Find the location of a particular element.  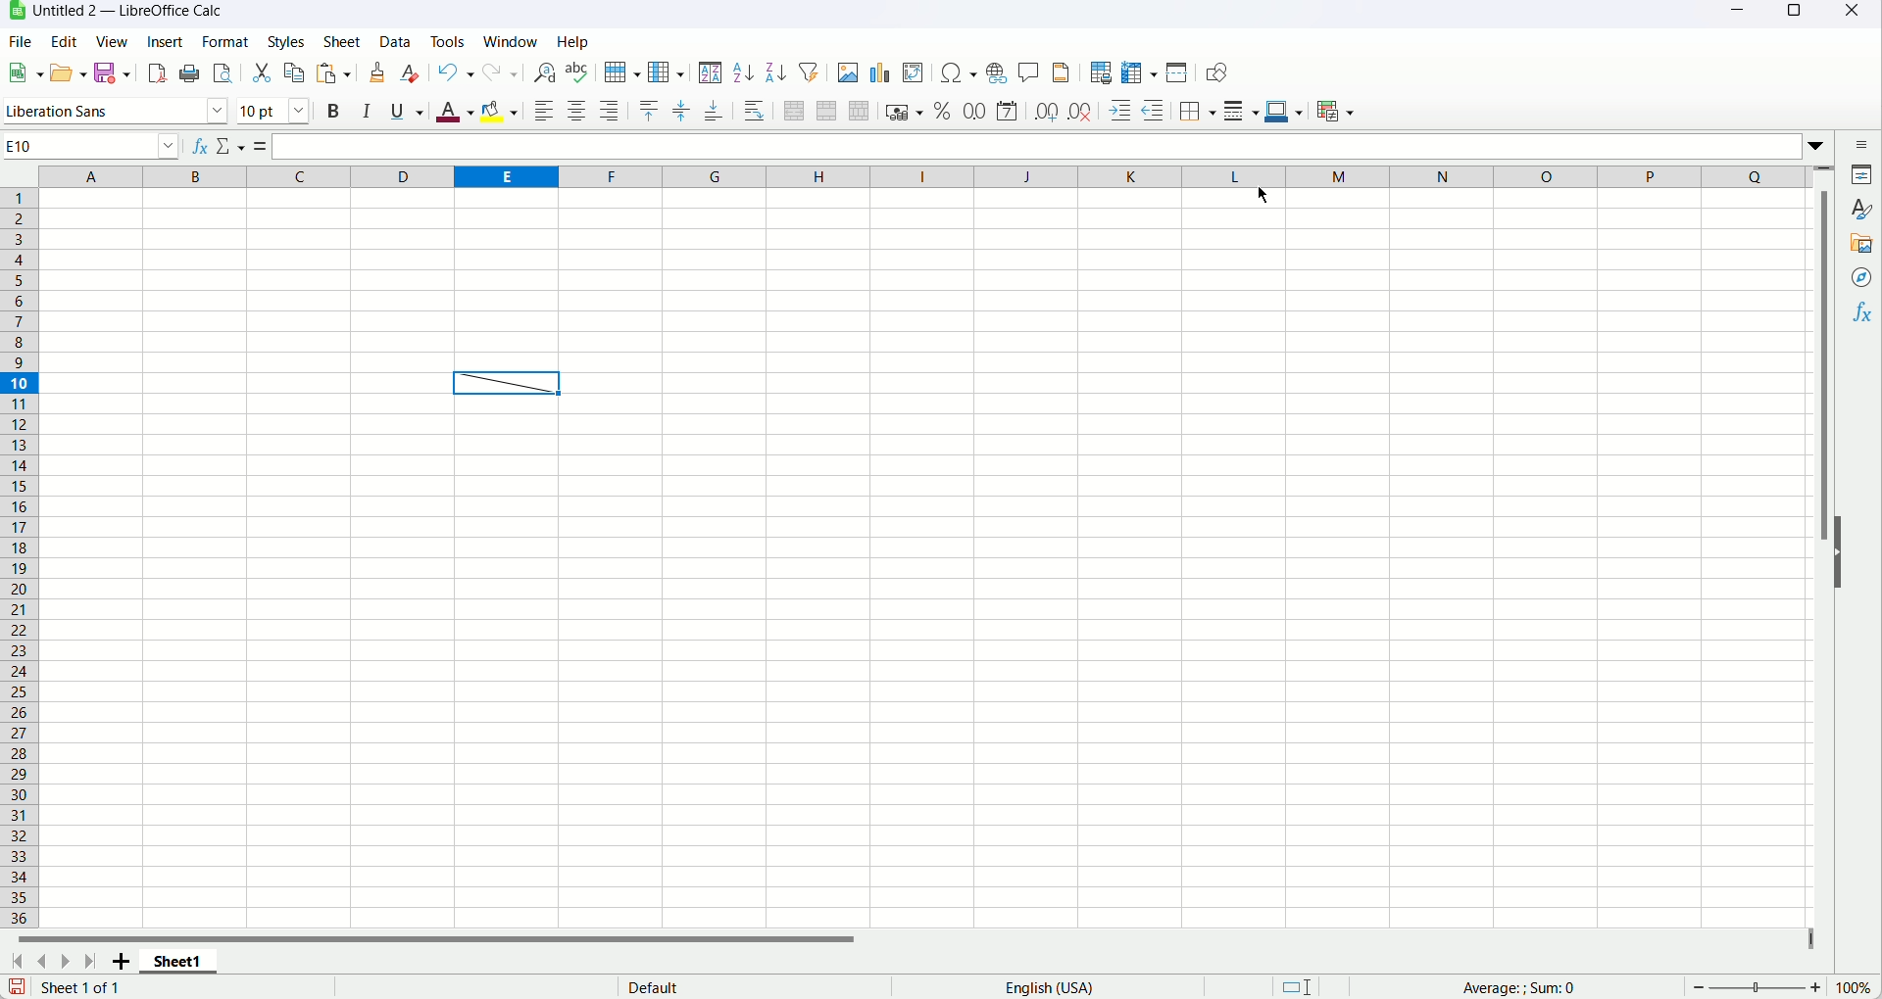

Borders is located at coordinates (1195, 111).